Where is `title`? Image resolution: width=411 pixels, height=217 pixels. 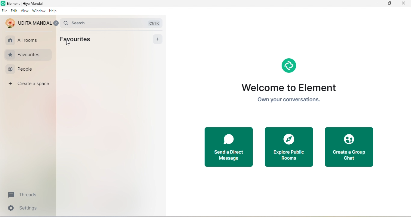 title is located at coordinates (23, 3).